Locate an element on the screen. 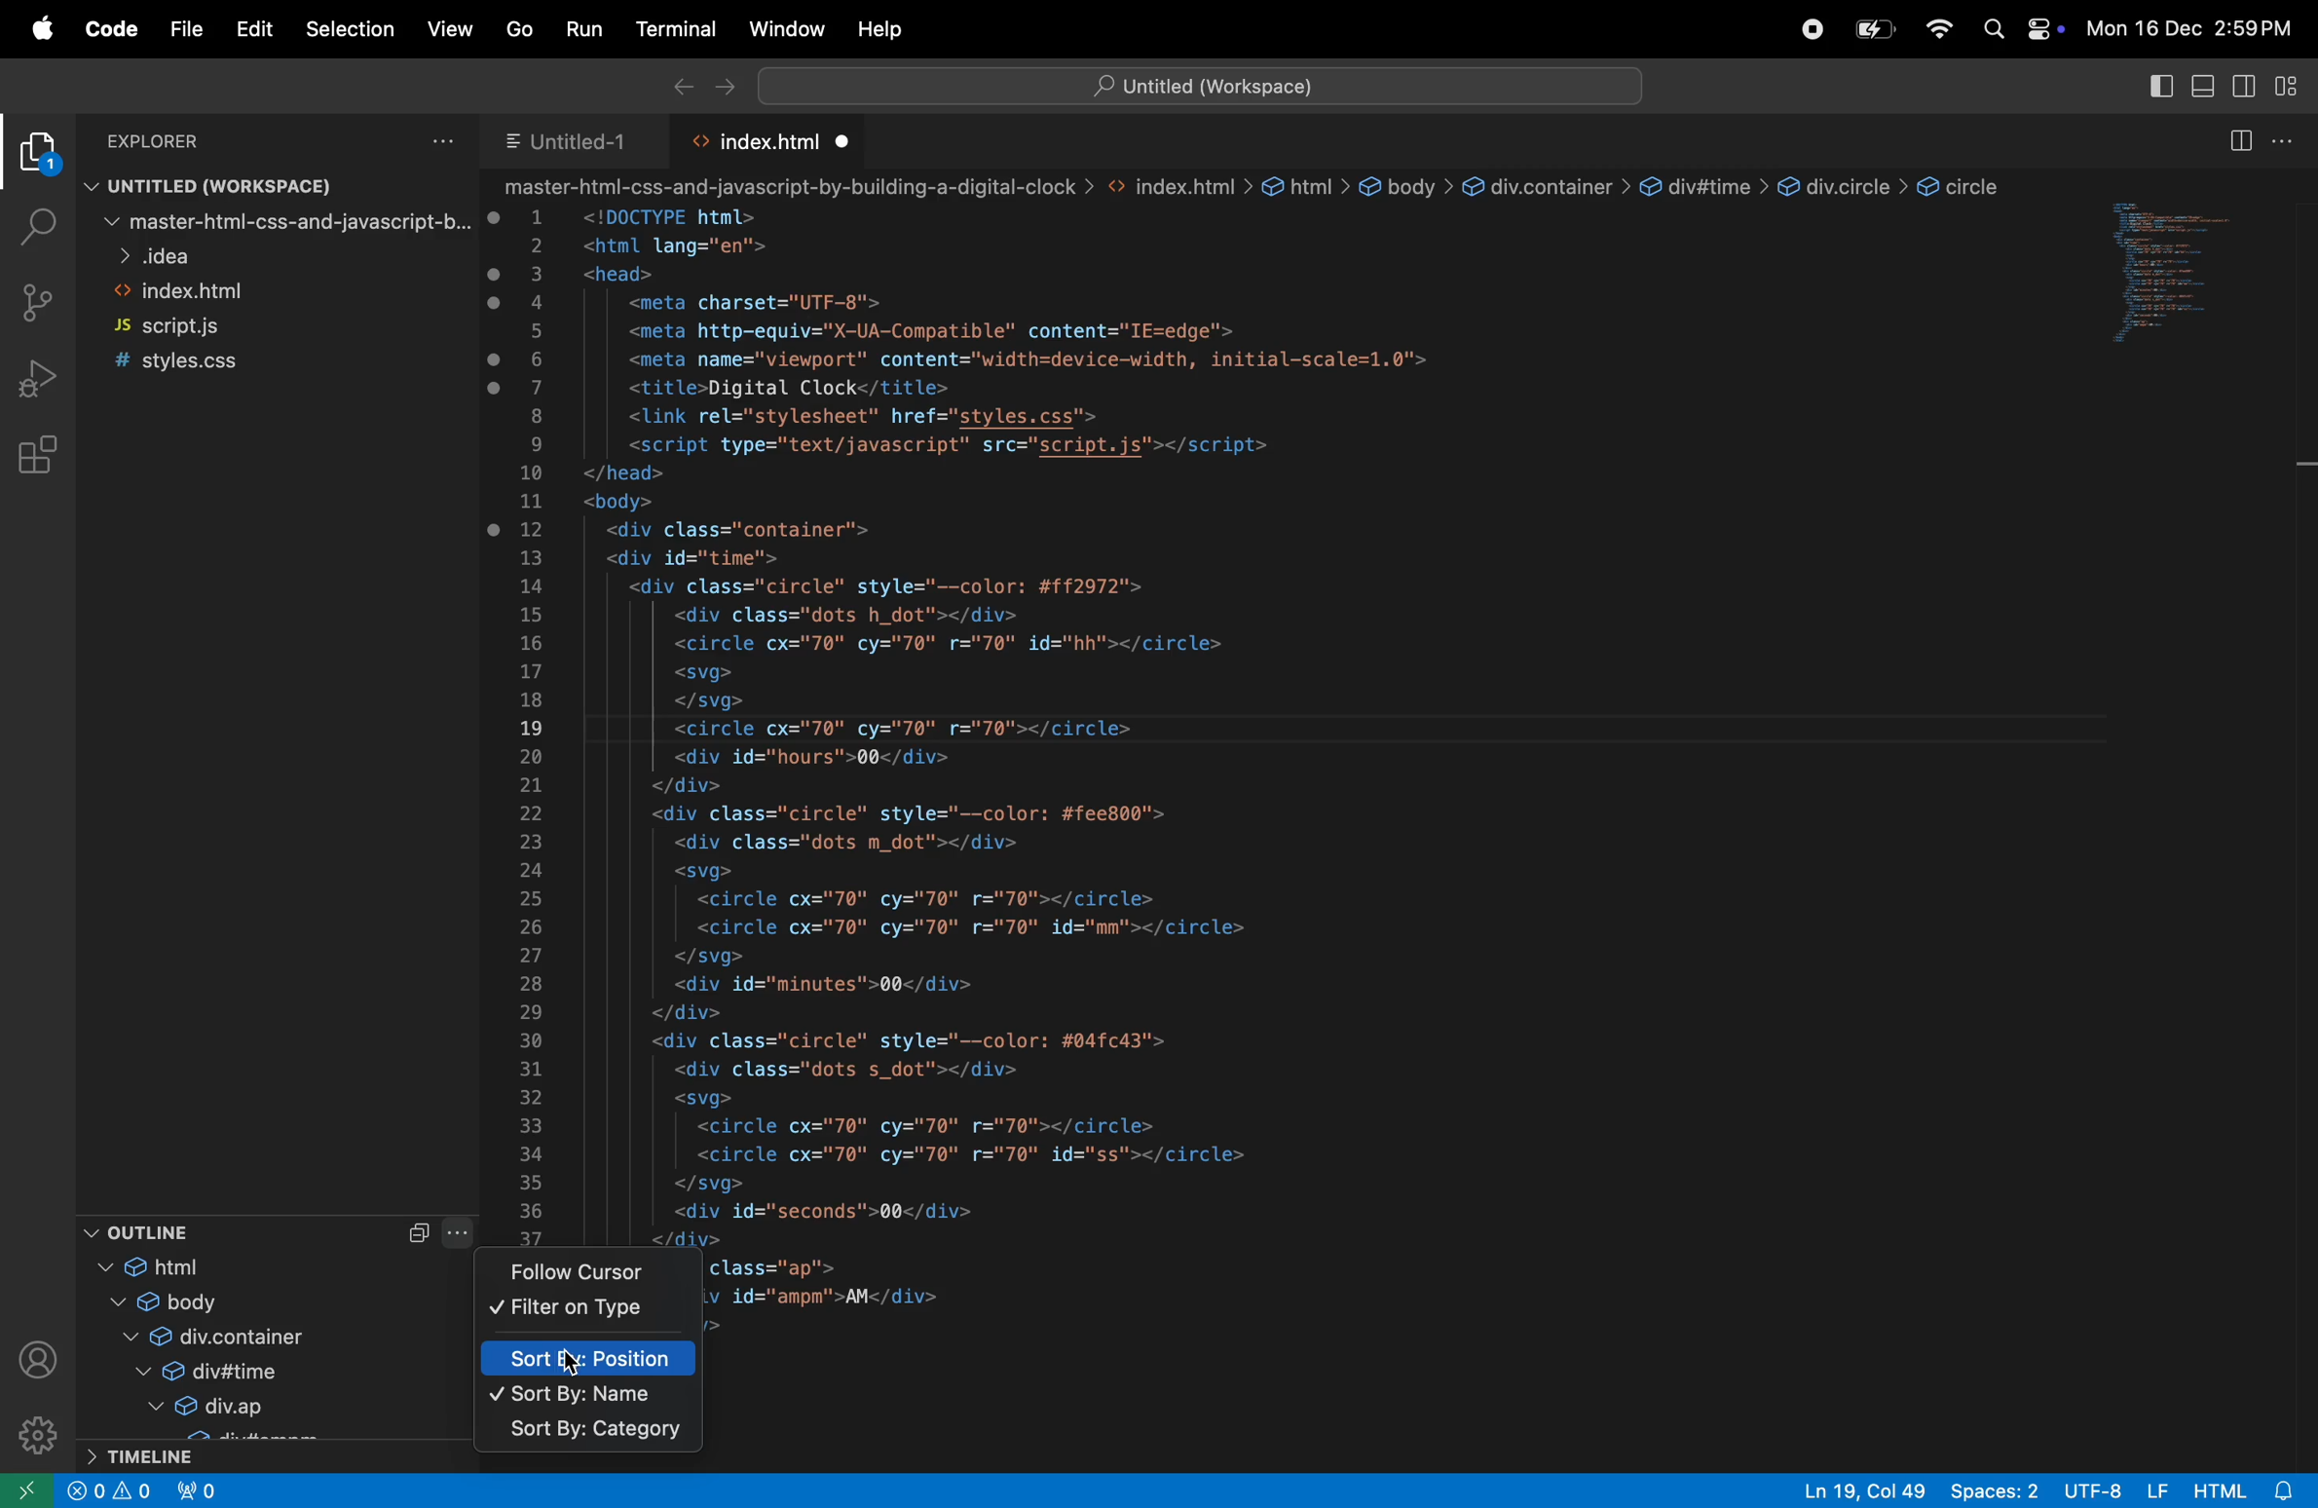 Image resolution: width=2318 pixels, height=1508 pixels. cursor is located at coordinates (574, 1363).